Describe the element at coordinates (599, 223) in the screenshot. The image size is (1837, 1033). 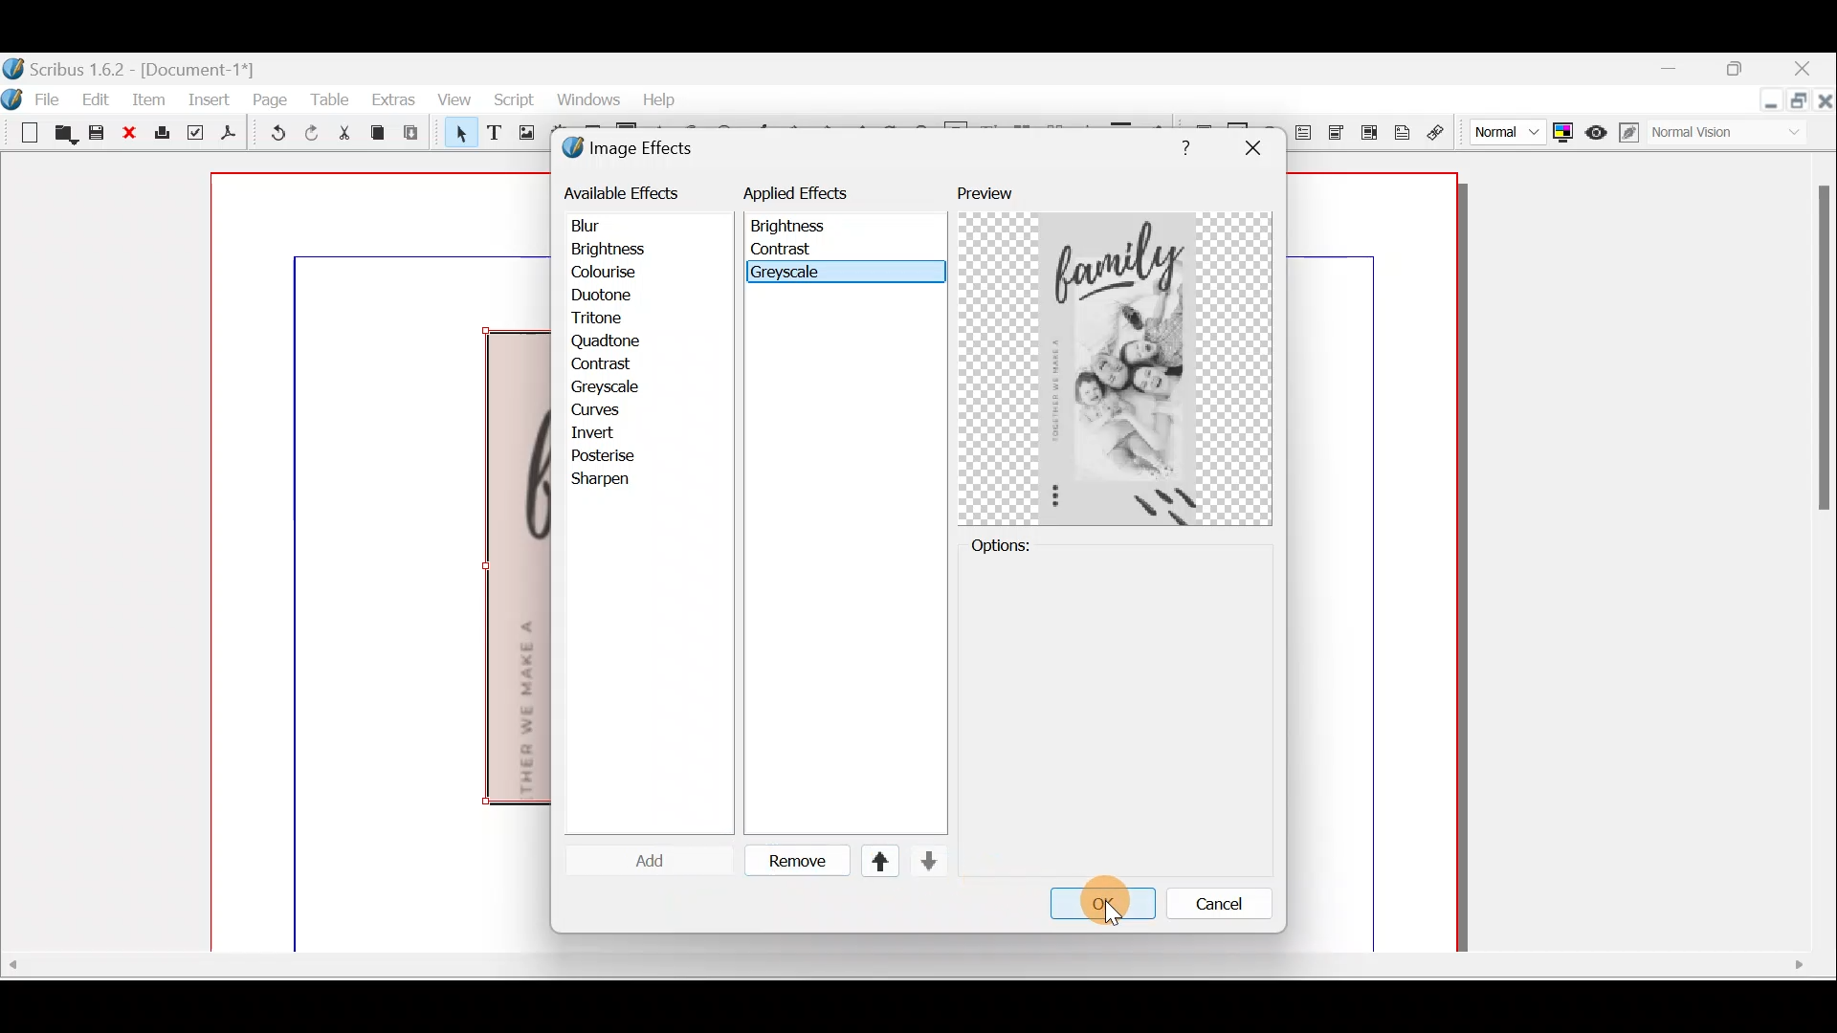
I see `blur` at that location.